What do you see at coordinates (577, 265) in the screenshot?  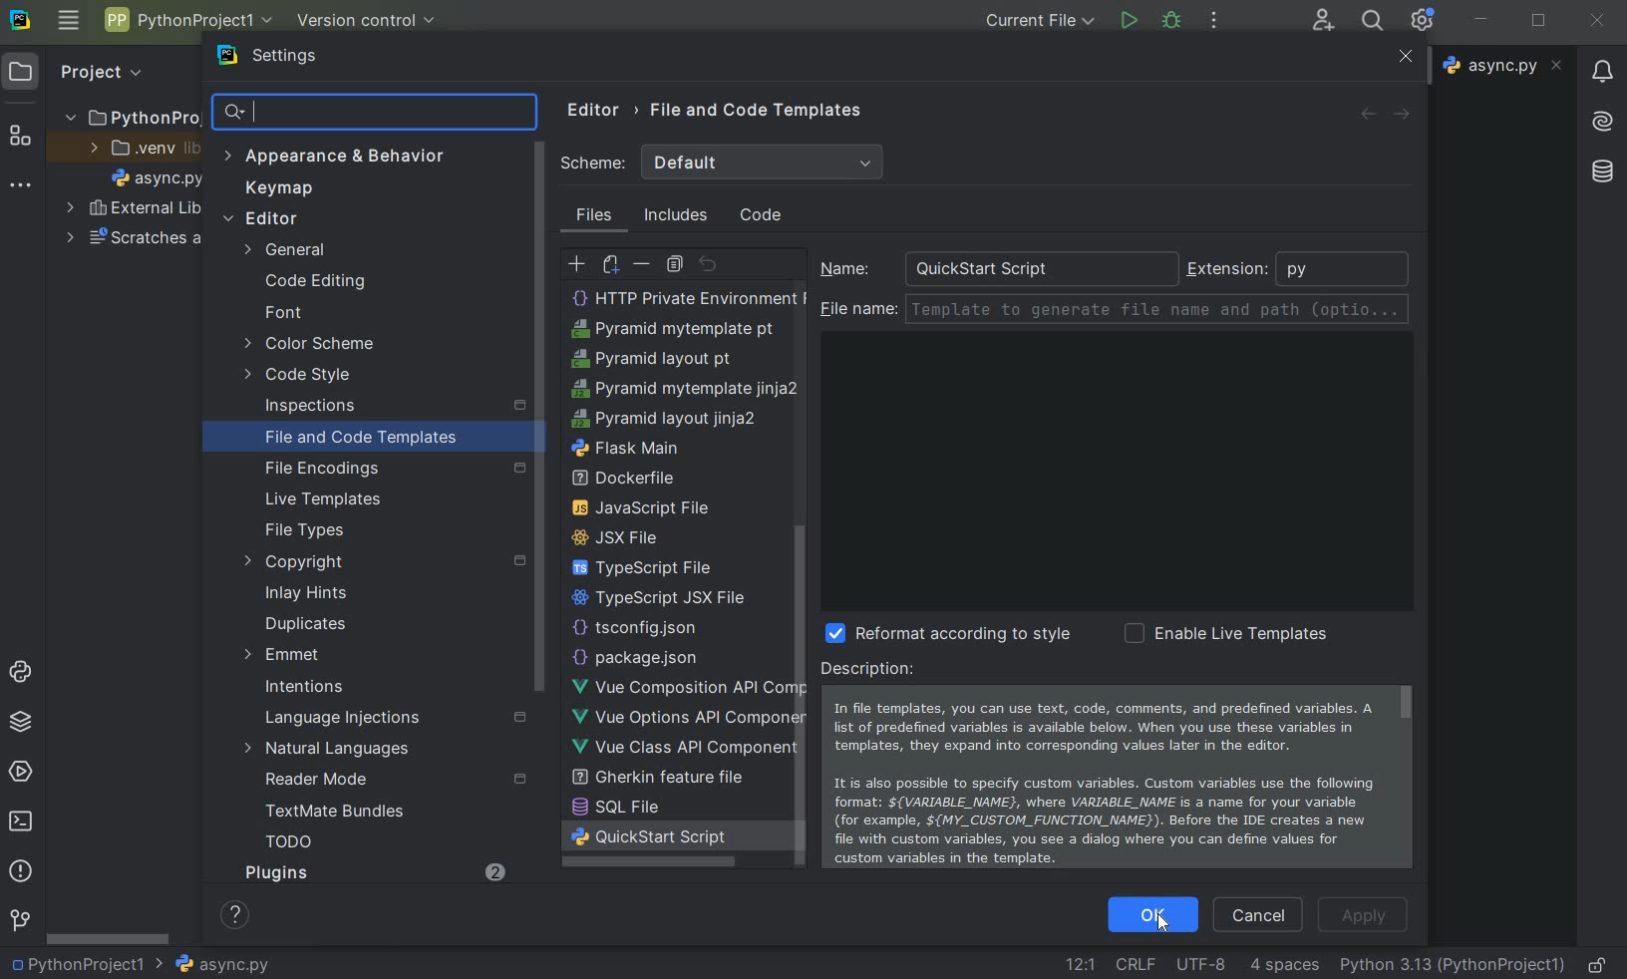 I see `create template` at bounding box center [577, 265].